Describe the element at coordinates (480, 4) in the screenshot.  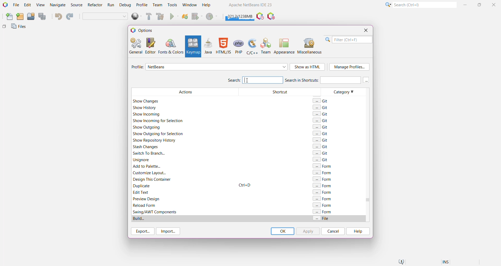
I see `Maximize` at that location.